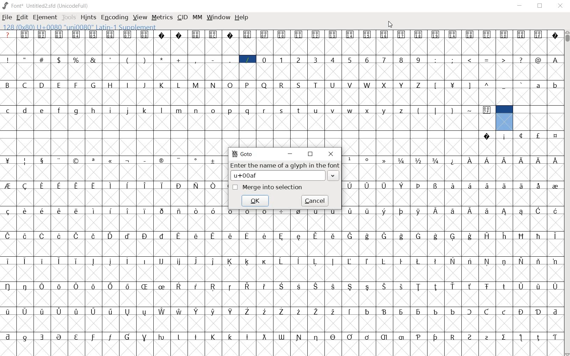  What do you see at coordinates (94, 262) in the screenshot?
I see `Symbol` at bounding box center [94, 262].